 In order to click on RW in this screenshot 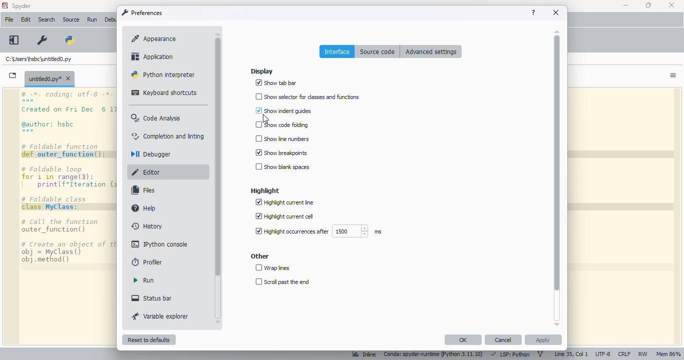, I will do `click(643, 354)`.